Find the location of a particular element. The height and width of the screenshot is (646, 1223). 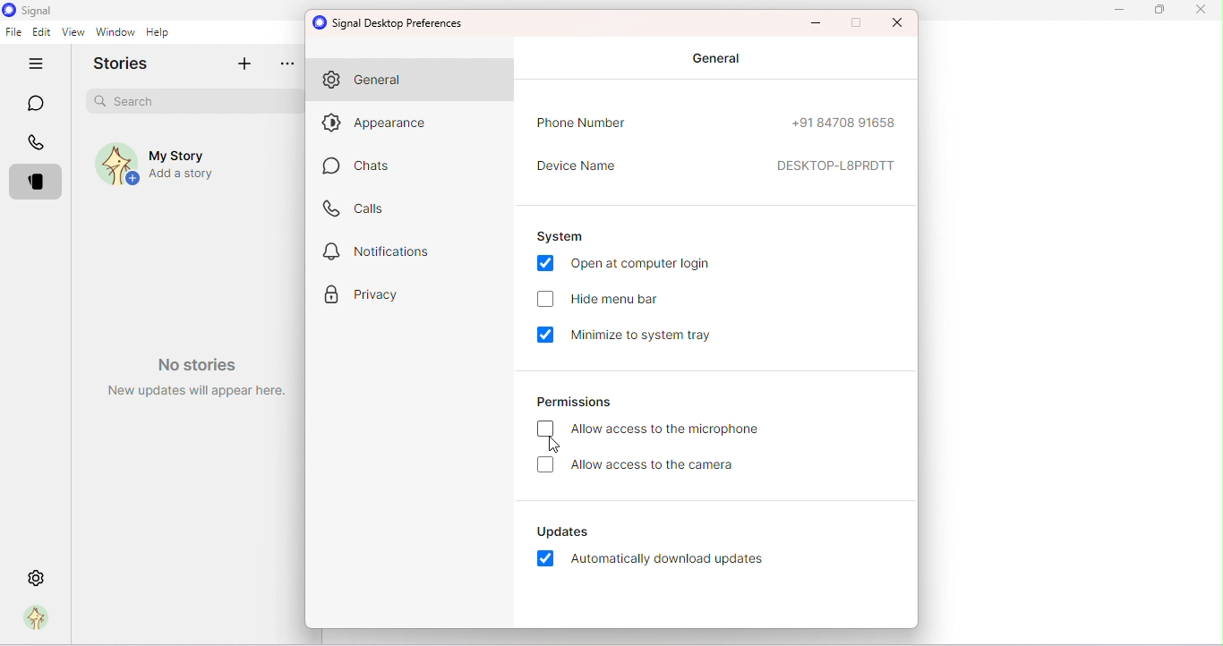

General is located at coordinates (363, 78).